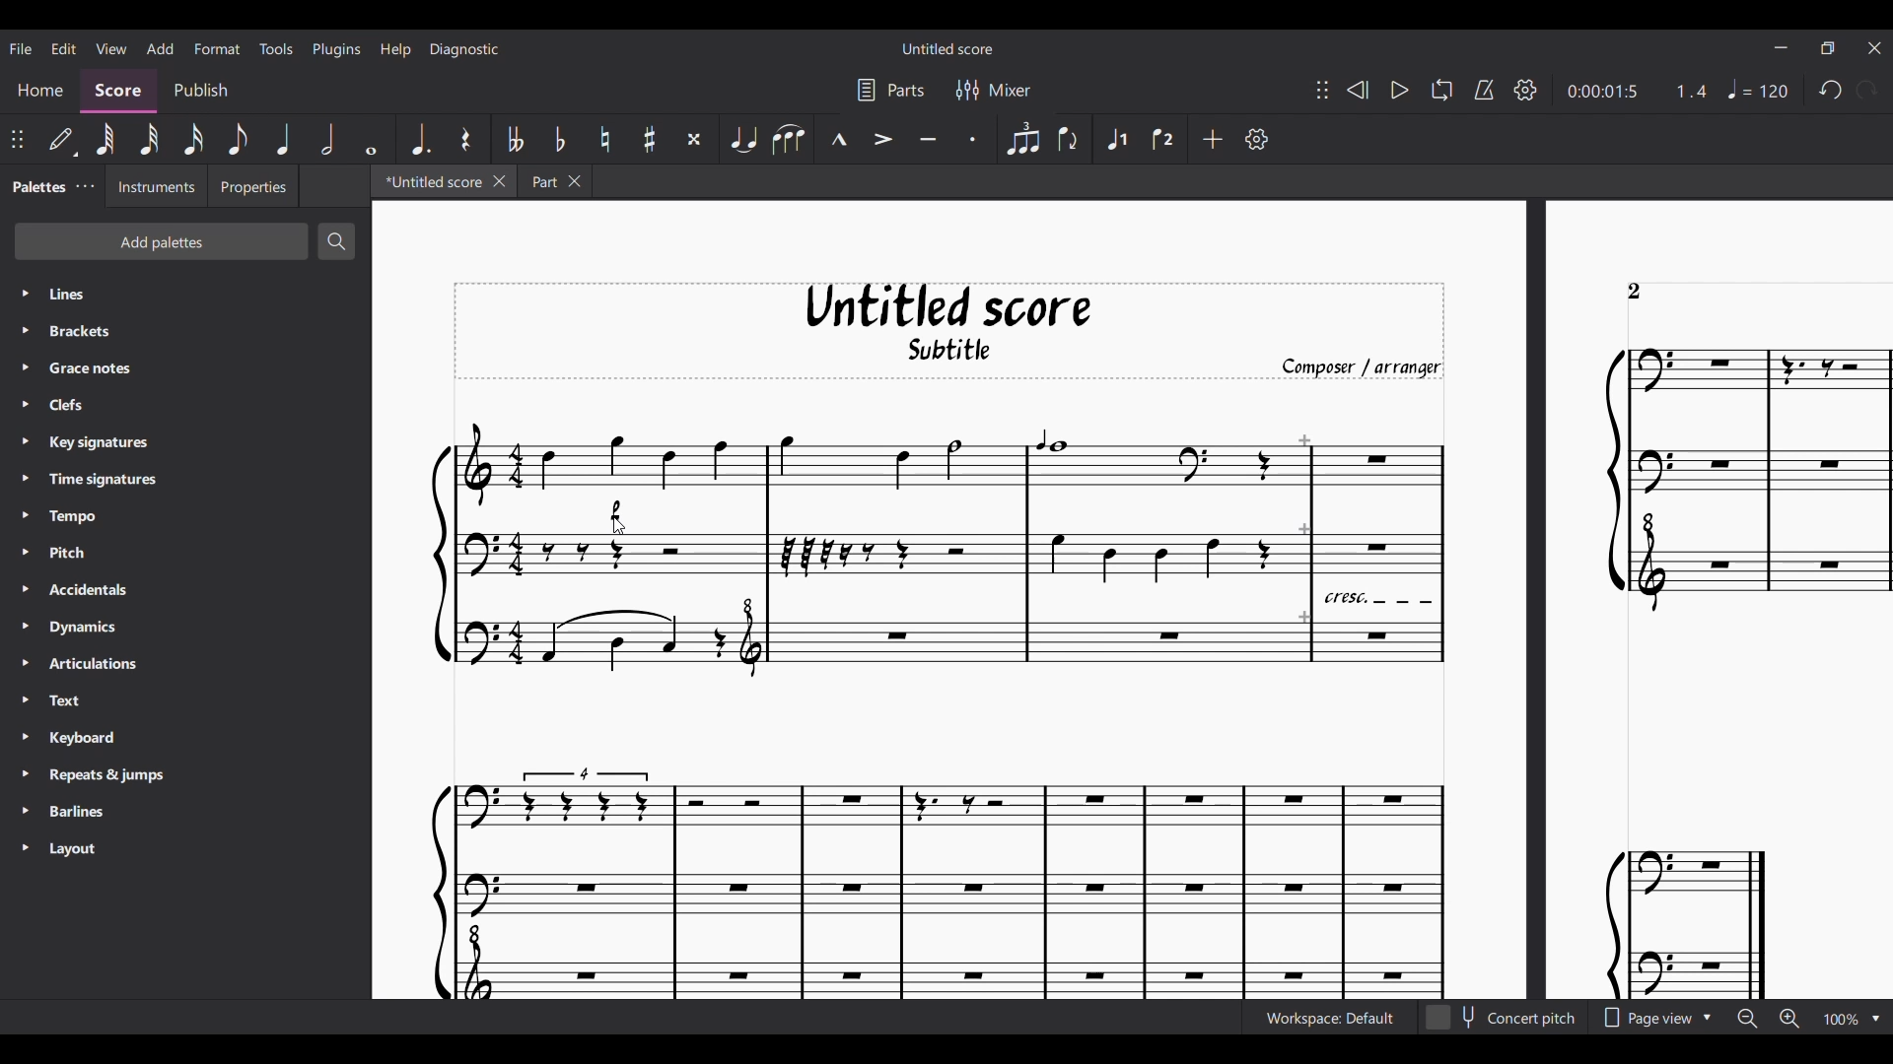 This screenshot has width=1893, height=1064. What do you see at coordinates (882, 138) in the screenshot?
I see `Accent` at bounding box center [882, 138].